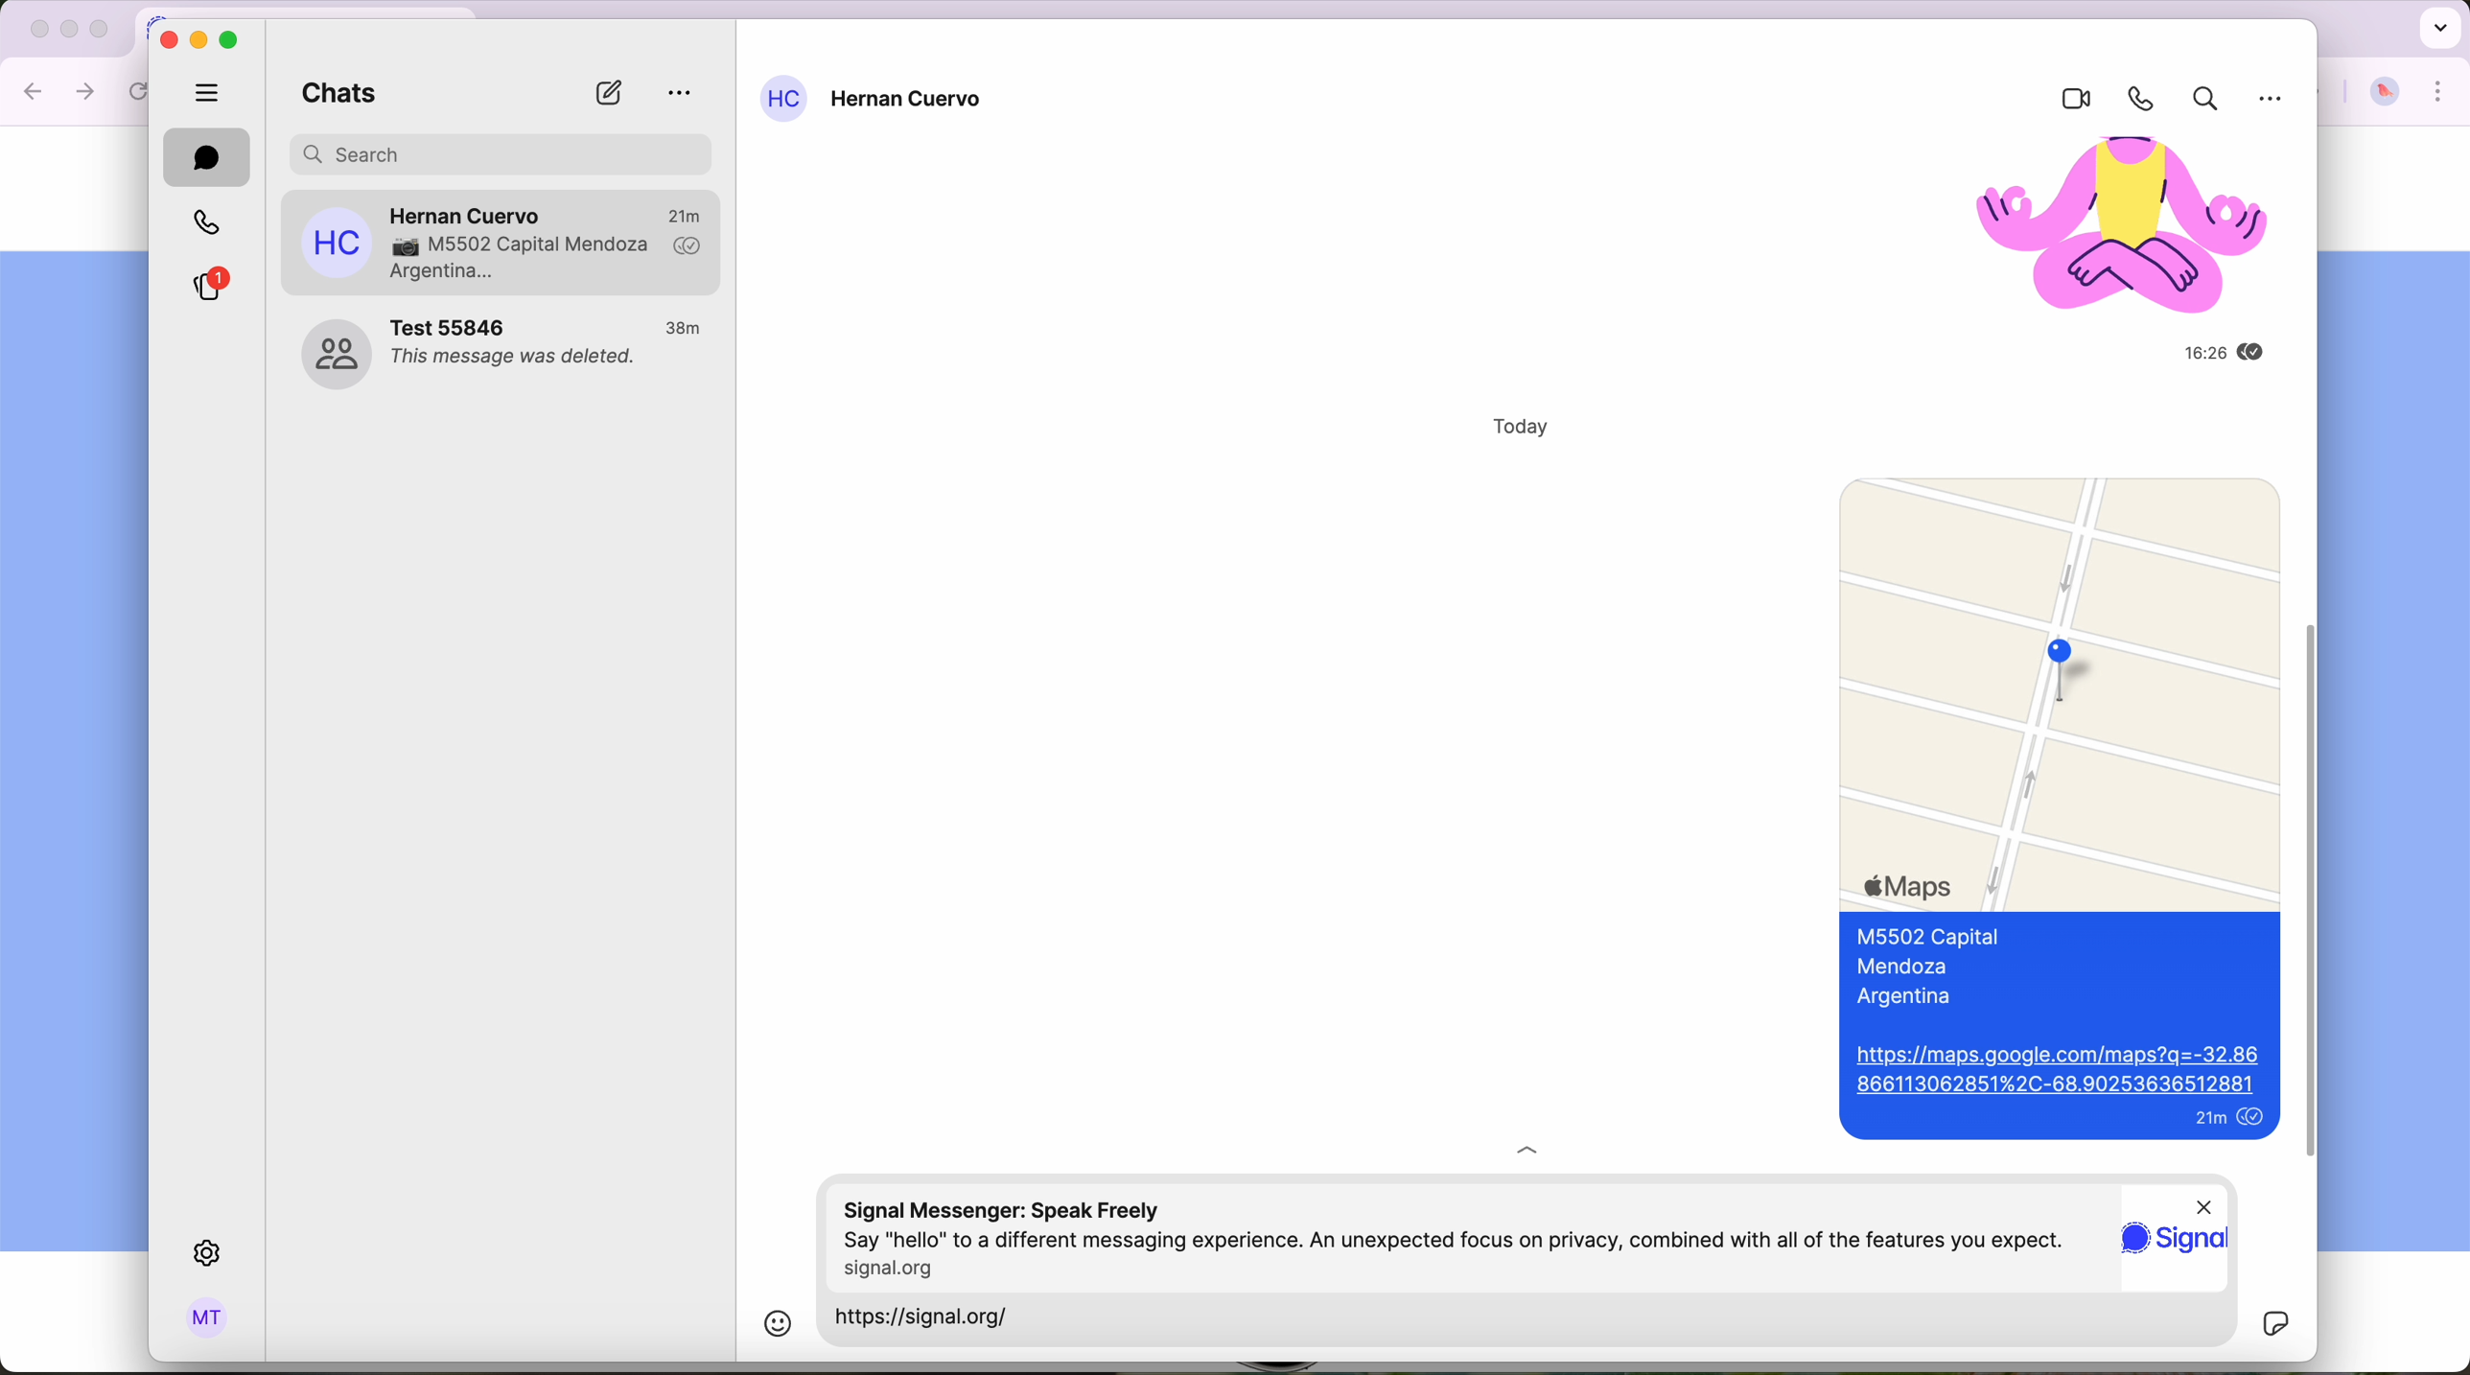 The width and height of the screenshot is (2470, 1375). I want to click on screen buttons, so click(200, 38).